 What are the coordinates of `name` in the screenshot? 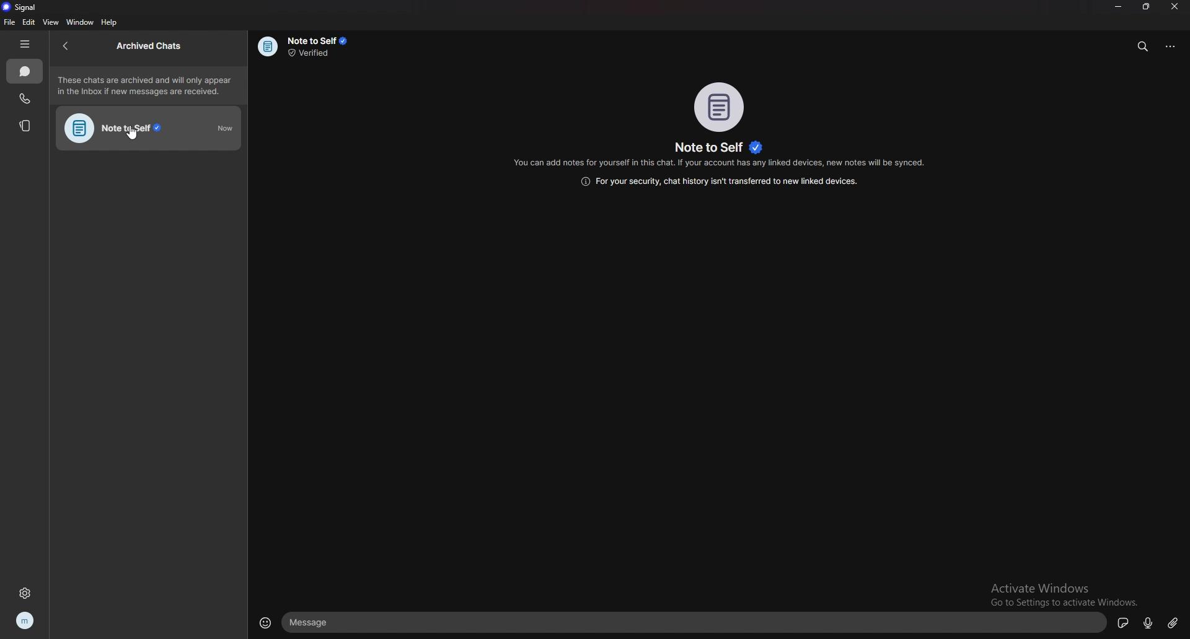 It's located at (723, 147).